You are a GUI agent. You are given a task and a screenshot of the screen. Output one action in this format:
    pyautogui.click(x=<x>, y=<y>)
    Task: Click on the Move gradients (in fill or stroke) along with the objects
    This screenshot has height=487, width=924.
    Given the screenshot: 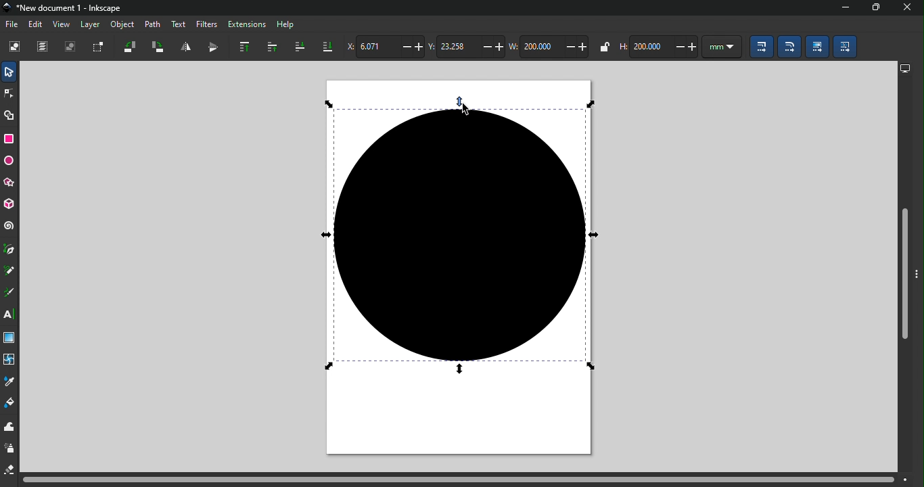 What is the action you would take?
    pyautogui.click(x=818, y=47)
    